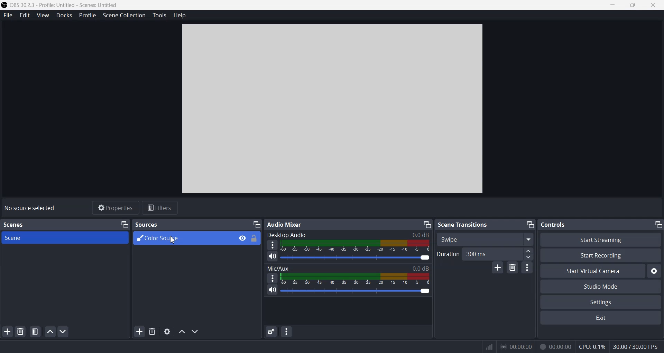 This screenshot has width=664, height=353. What do you see at coordinates (25, 15) in the screenshot?
I see `Edit` at bounding box center [25, 15].